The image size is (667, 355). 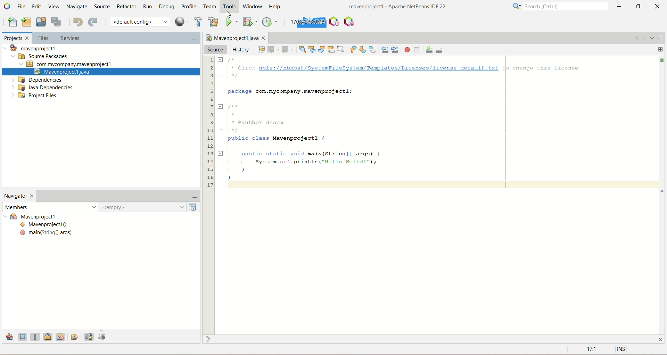 What do you see at coordinates (150, 207) in the screenshot?
I see `empty` at bounding box center [150, 207].